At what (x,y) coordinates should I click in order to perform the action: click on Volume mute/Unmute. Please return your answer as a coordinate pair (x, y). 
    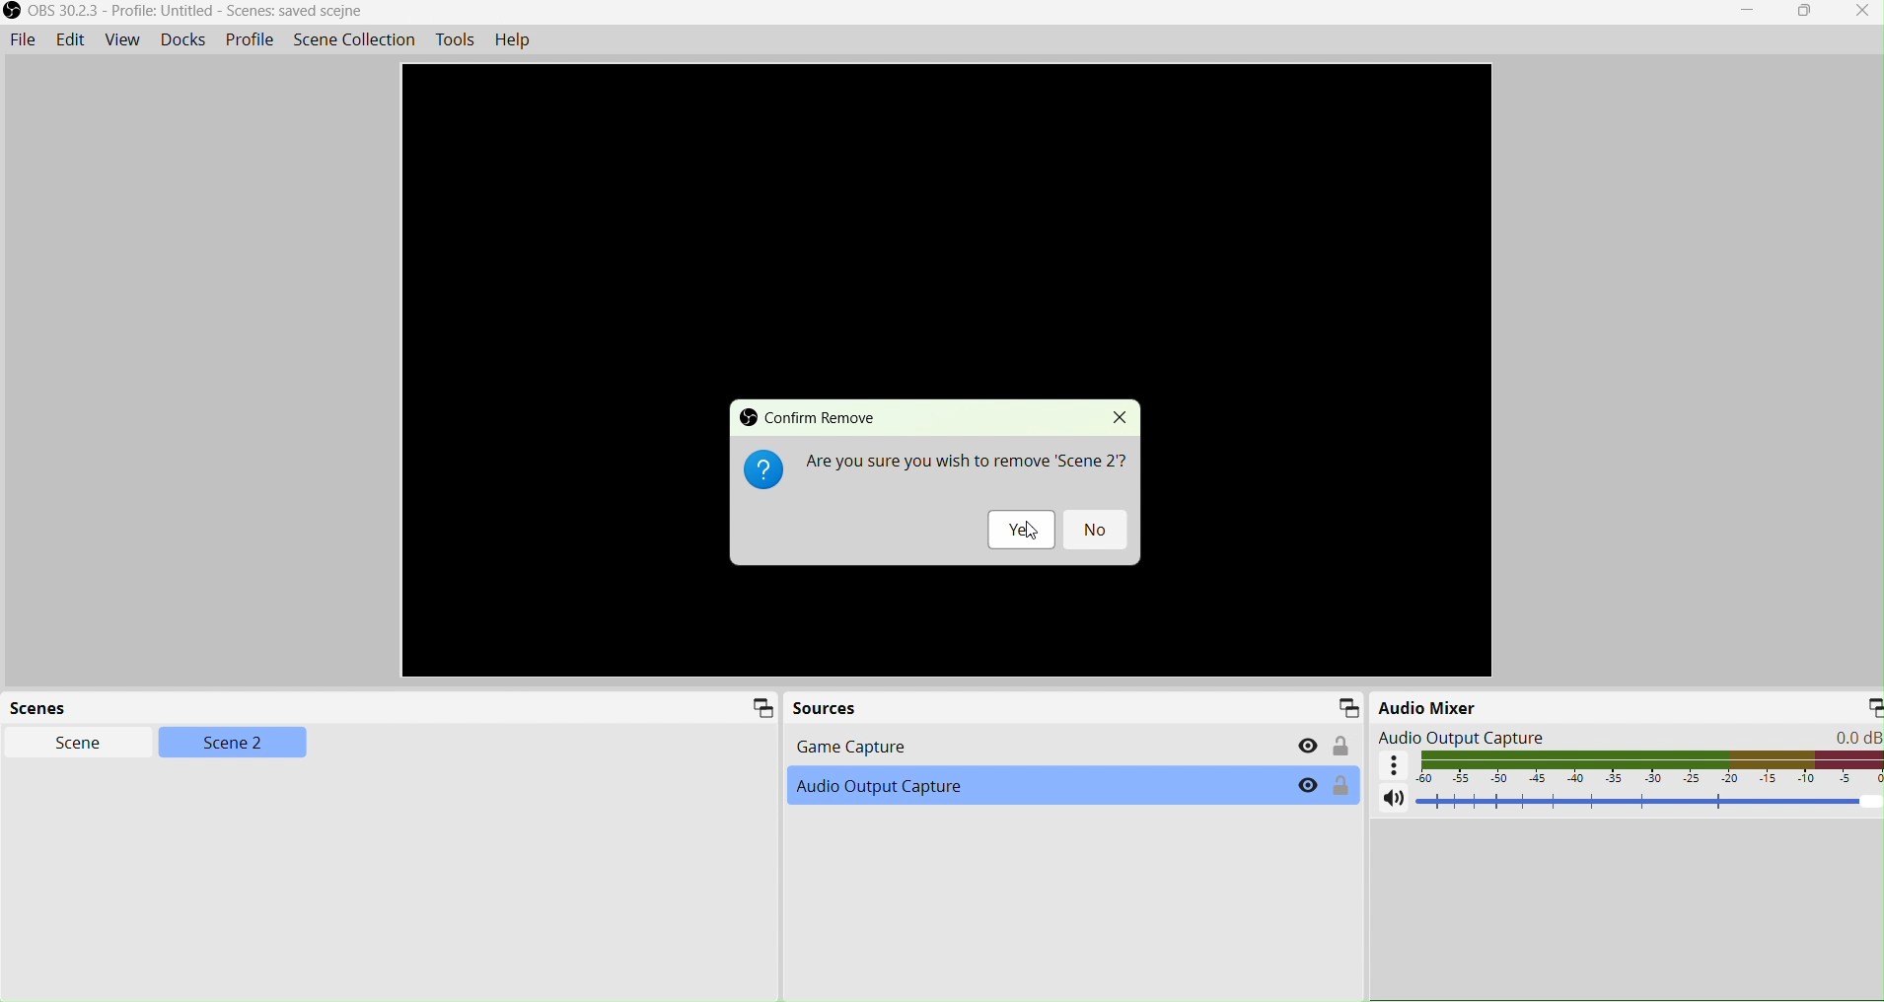
    Looking at the image, I should click on (1395, 803).